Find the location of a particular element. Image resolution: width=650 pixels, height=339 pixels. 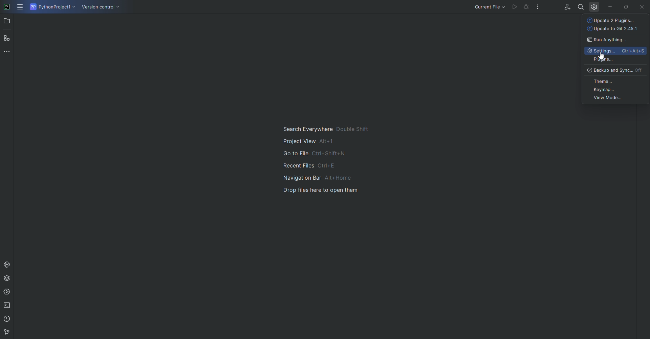

View Mode is located at coordinates (614, 100).